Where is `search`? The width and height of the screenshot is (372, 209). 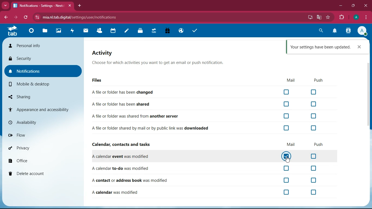
search is located at coordinates (321, 31).